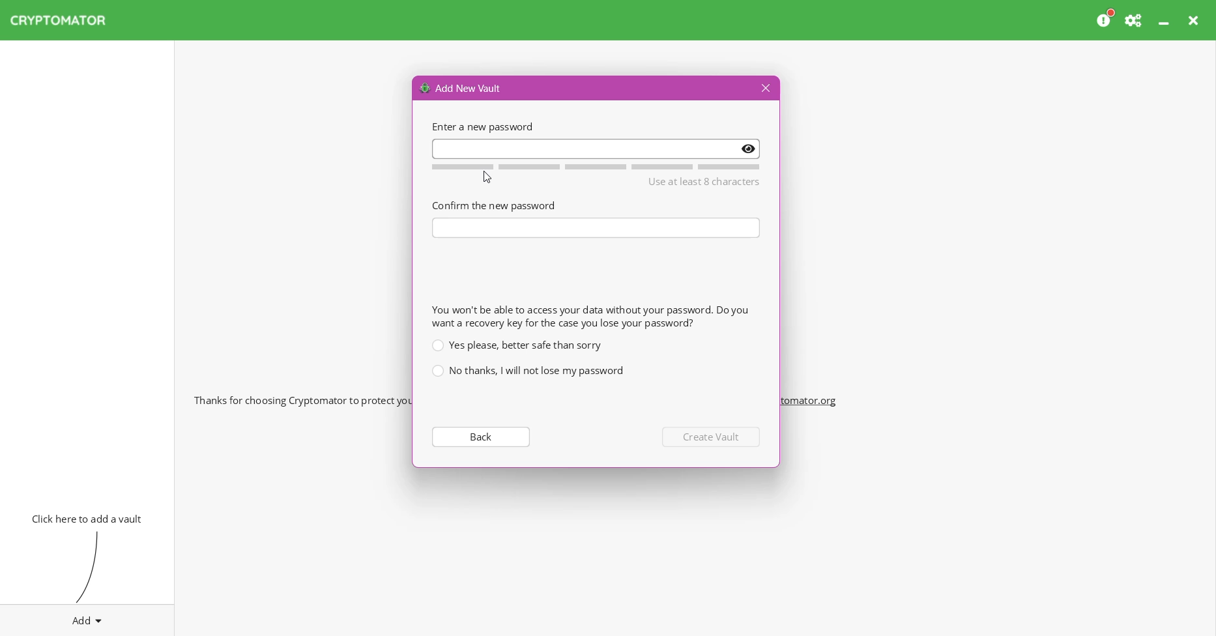 The height and width of the screenshot is (636, 1216). Describe the element at coordinates (481, 126) in the screenshot. I see `Enter a new password` at that location.